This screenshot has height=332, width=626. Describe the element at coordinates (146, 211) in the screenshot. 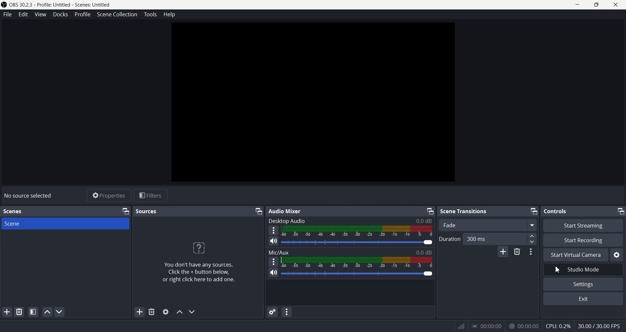

I see `Sources ` at that location.